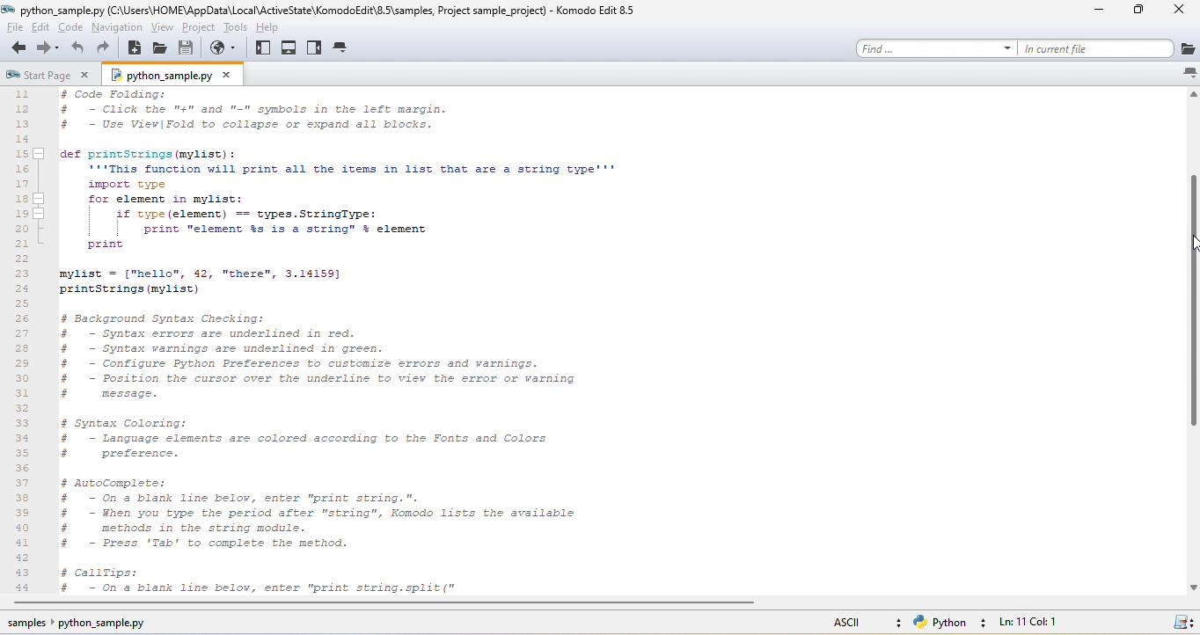 Image resolution: width=1200 pixels, height=635 pixels. Describe the element at coordinates (236, 27) in the screenshot. I see `tools` at that location.